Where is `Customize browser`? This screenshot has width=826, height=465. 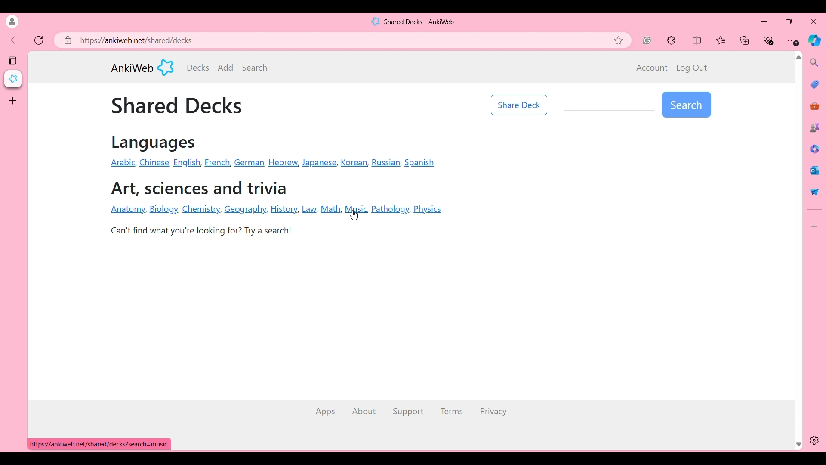 Customize browser is located at coordinates (814, 226).